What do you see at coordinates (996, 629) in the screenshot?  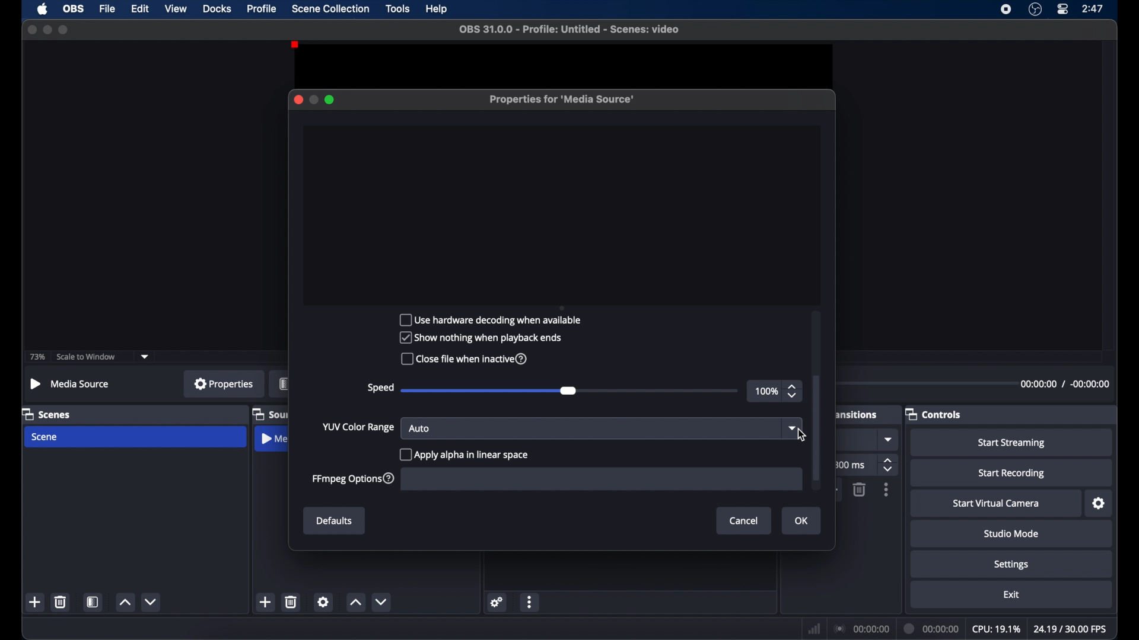 I see `cpu` at bounding box center [996, 629].